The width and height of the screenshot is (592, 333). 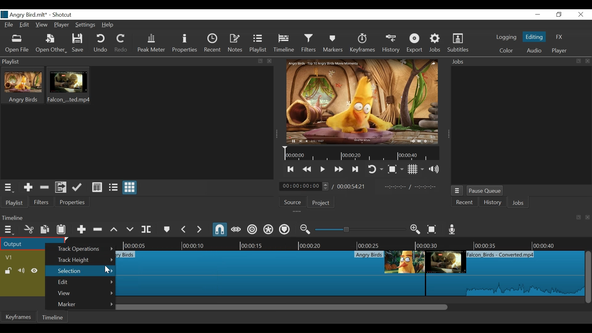 What do you see at coordinates (18, 44) in the screenshot?
I see `Open File` at bounding box center [18, 44].